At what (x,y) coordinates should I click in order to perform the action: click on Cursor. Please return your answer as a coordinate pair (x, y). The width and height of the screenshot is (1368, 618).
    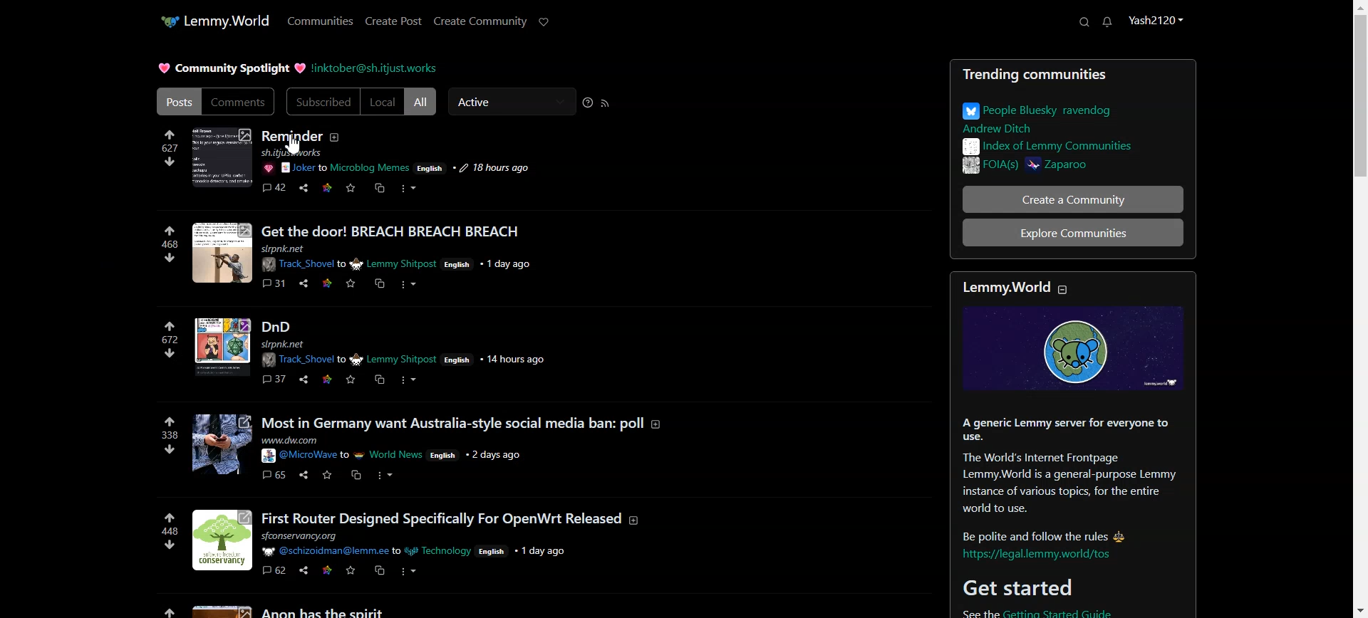
    Looking at the image, I should click on (294, 144).